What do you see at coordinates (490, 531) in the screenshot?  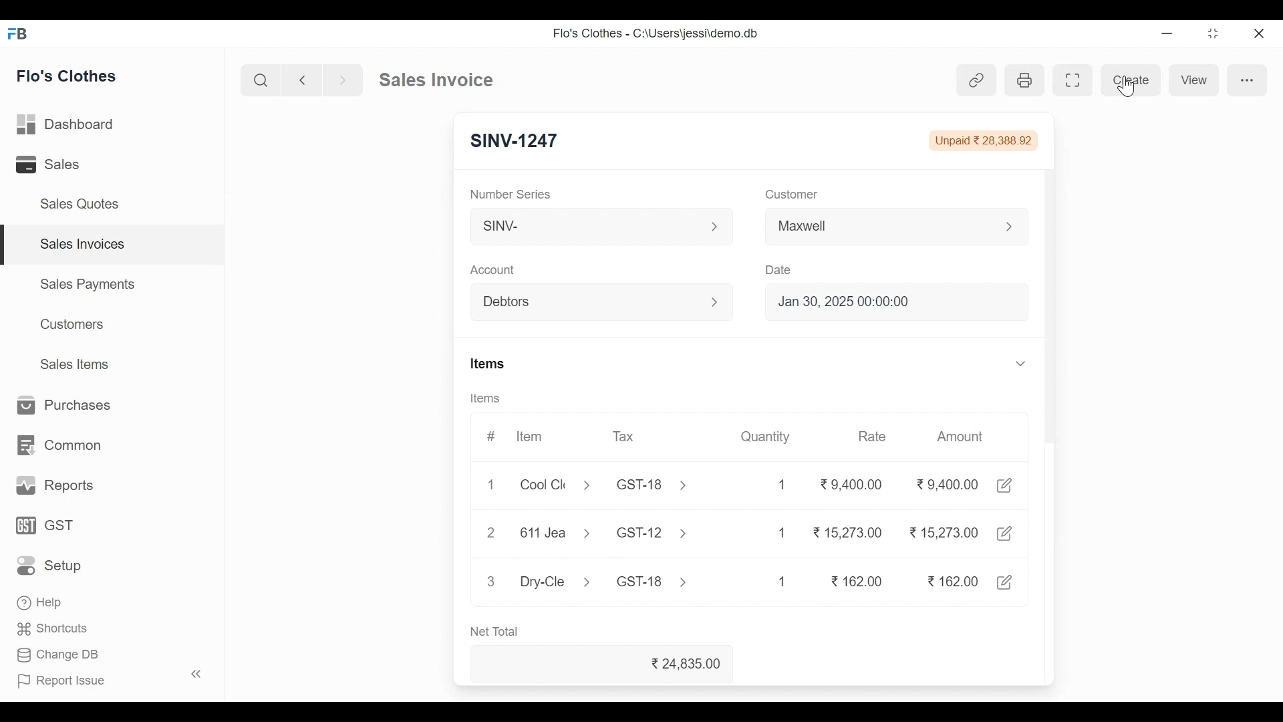 I see `2` at bounding box center [490, 531].